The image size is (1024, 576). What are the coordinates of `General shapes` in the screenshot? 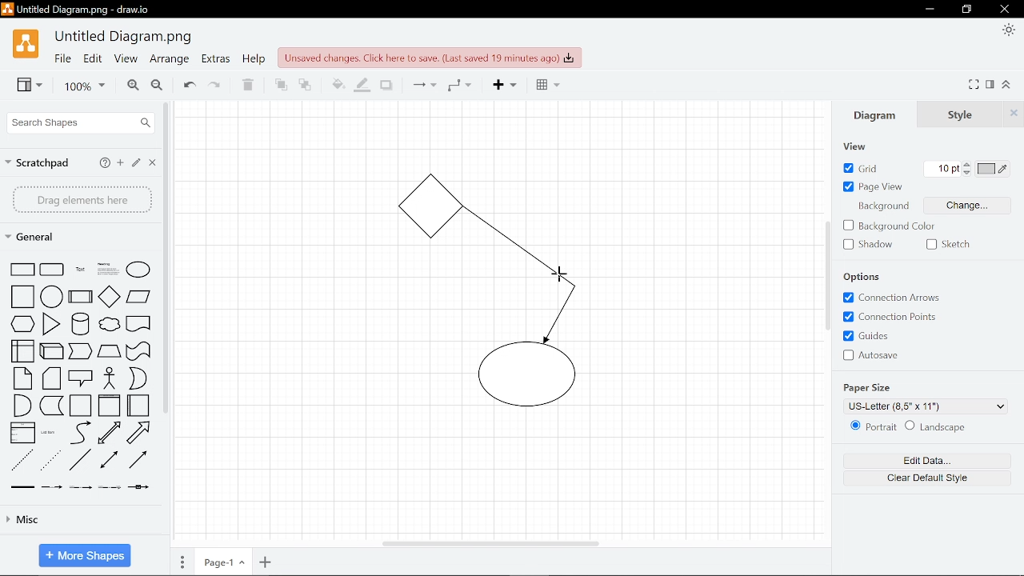 It's located at (39, 238).